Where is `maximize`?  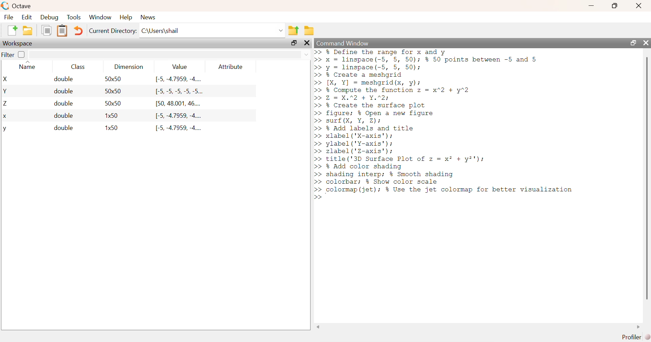
maximize is located at coordinates (632, 42).